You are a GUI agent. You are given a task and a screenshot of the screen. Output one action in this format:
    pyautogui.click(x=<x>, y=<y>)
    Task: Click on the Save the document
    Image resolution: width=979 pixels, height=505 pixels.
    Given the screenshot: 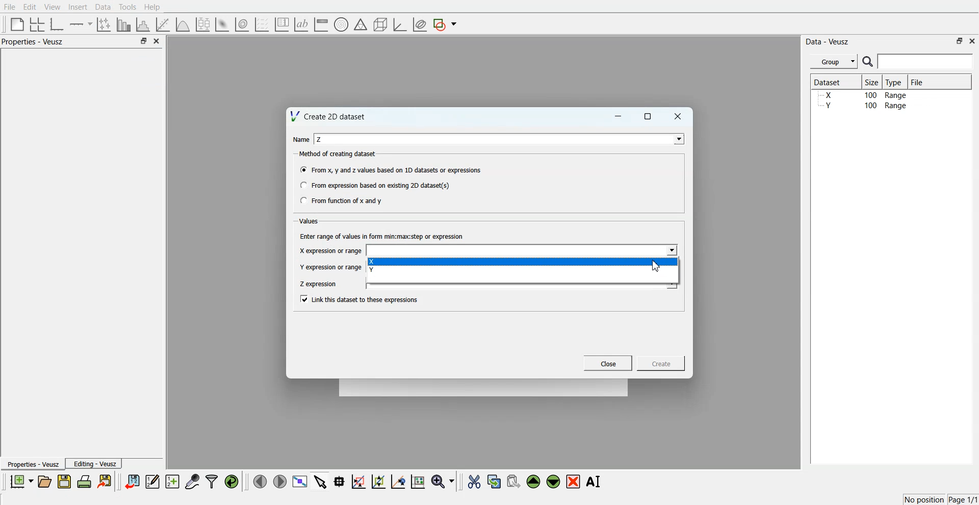 What is the action you would take?
    pyautogui.click(x=64, y=481)
    